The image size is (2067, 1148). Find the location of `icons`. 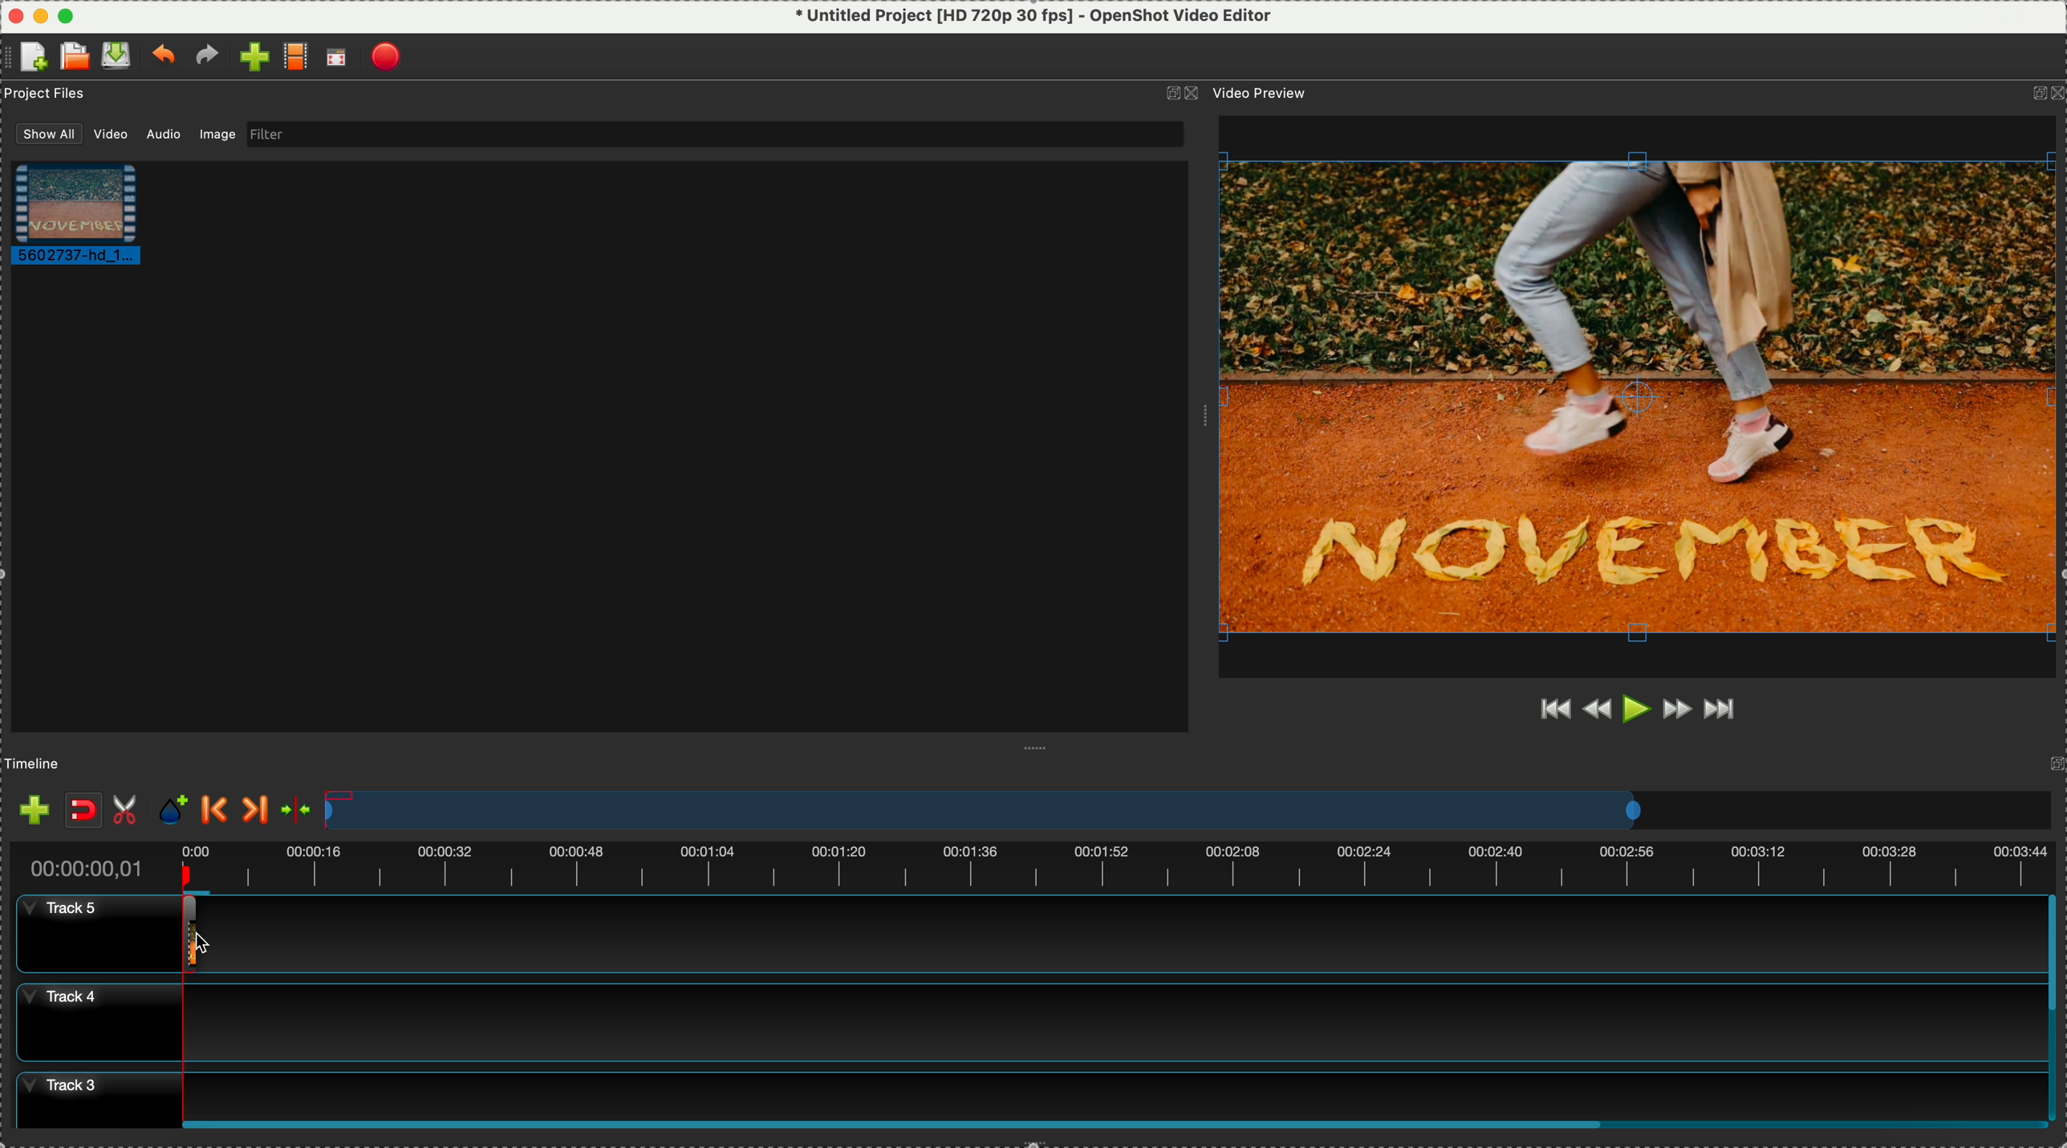

icons is located at coordinates (2046, 95).